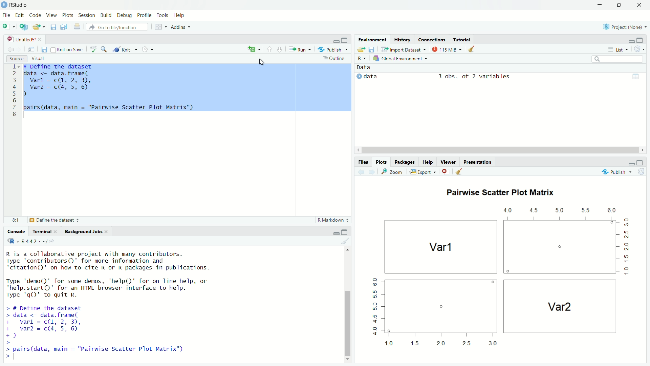 This screenshot has width=650, height=366. I want to click on Data/Table, so click(636, 76).